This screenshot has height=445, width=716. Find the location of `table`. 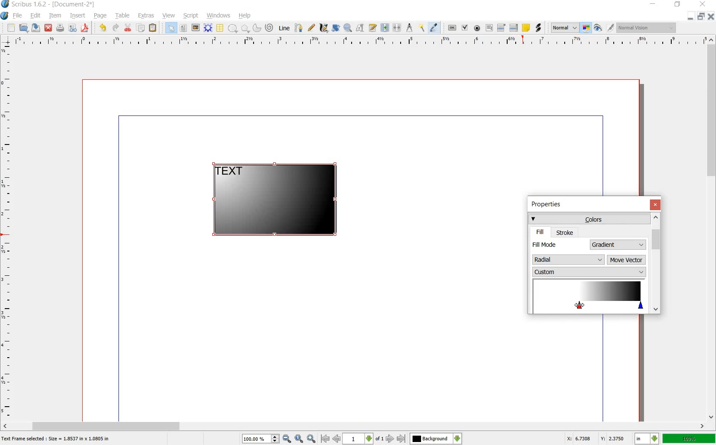

table is located at coordinates (123, 17).